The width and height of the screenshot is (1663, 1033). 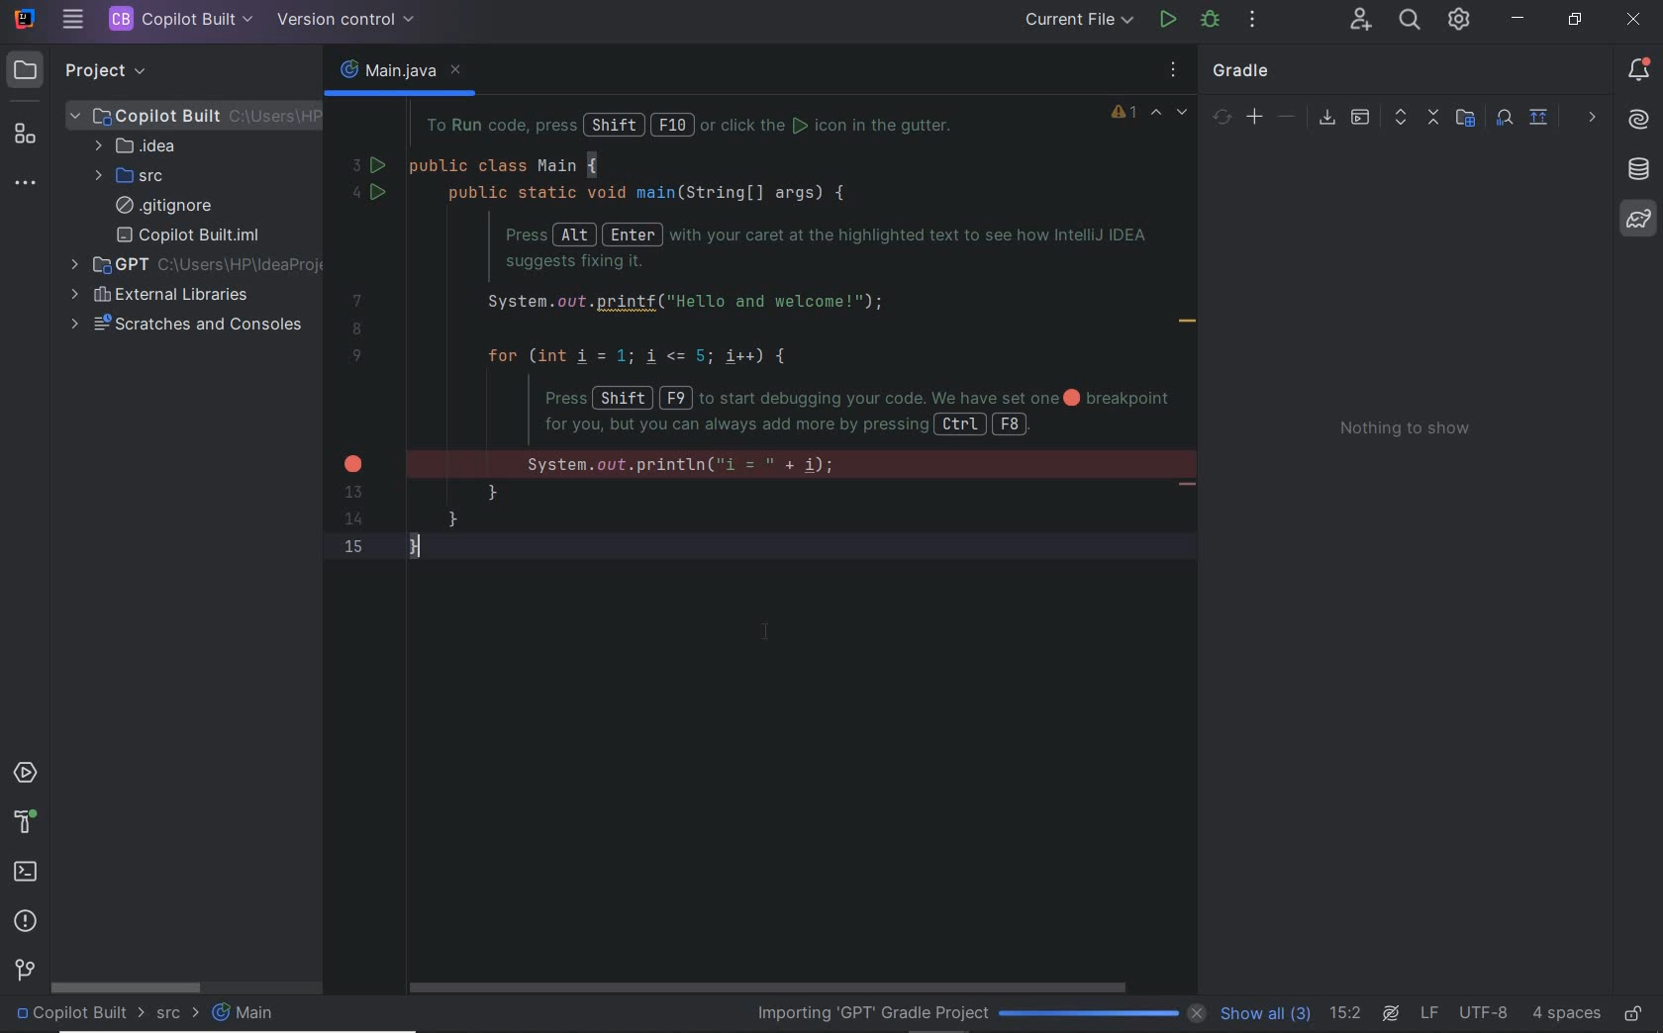 What do you see at coordinates (358, 355) in the screenshot?
I see `9` at bounding box center [358, 355].